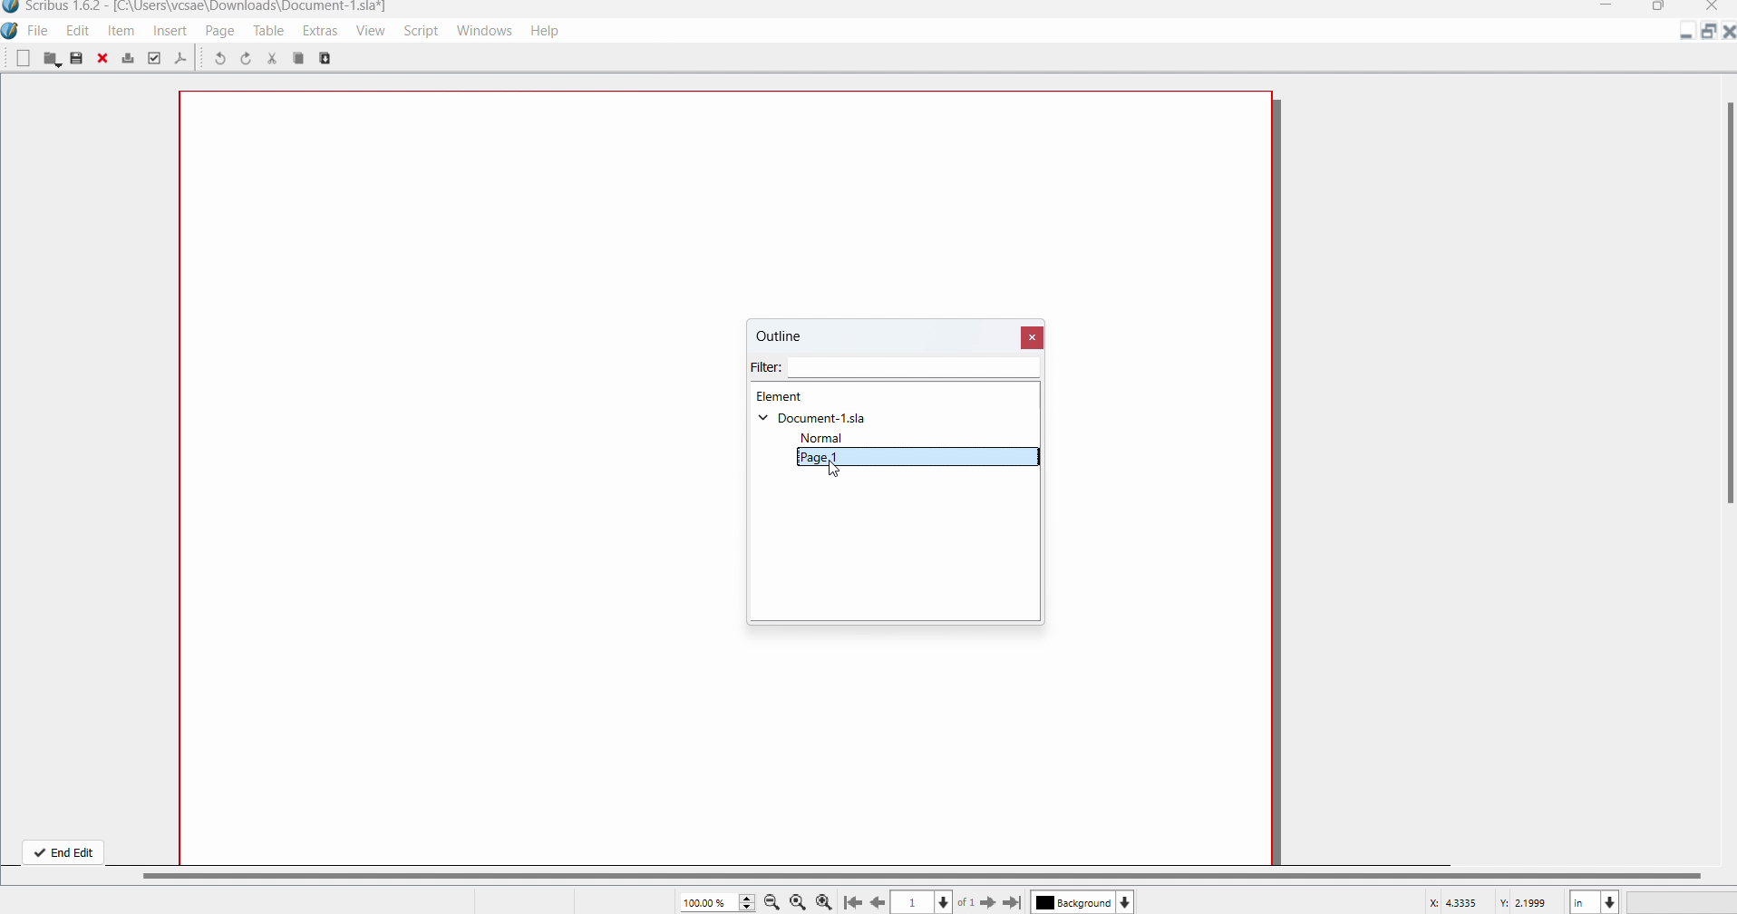 Image resolution: width=1737 pixels, height=914 pixels. Describe the element at coordinates (78, 57) in the screenshot. I see `` at that location.